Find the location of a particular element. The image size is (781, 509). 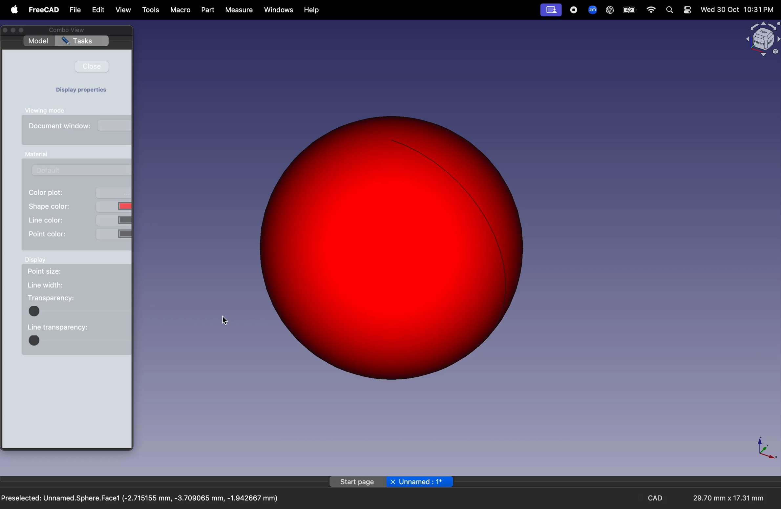

marco is located at coordinates (181, 10).